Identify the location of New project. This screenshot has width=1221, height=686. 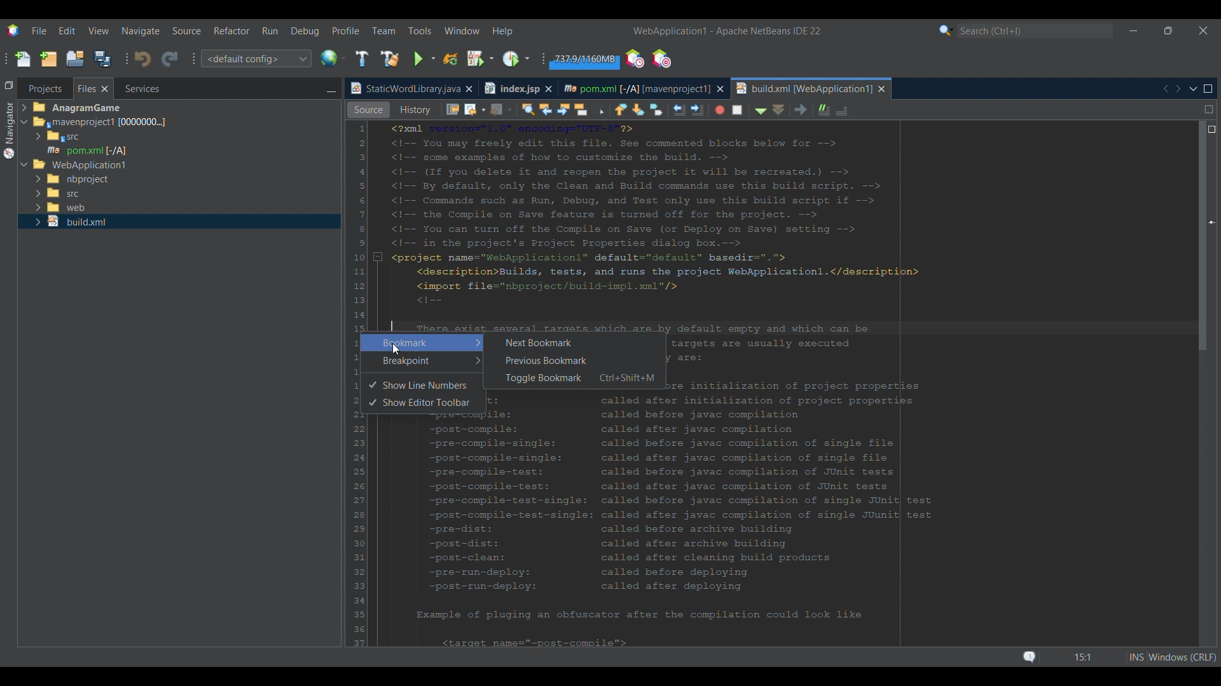
(48, 58).